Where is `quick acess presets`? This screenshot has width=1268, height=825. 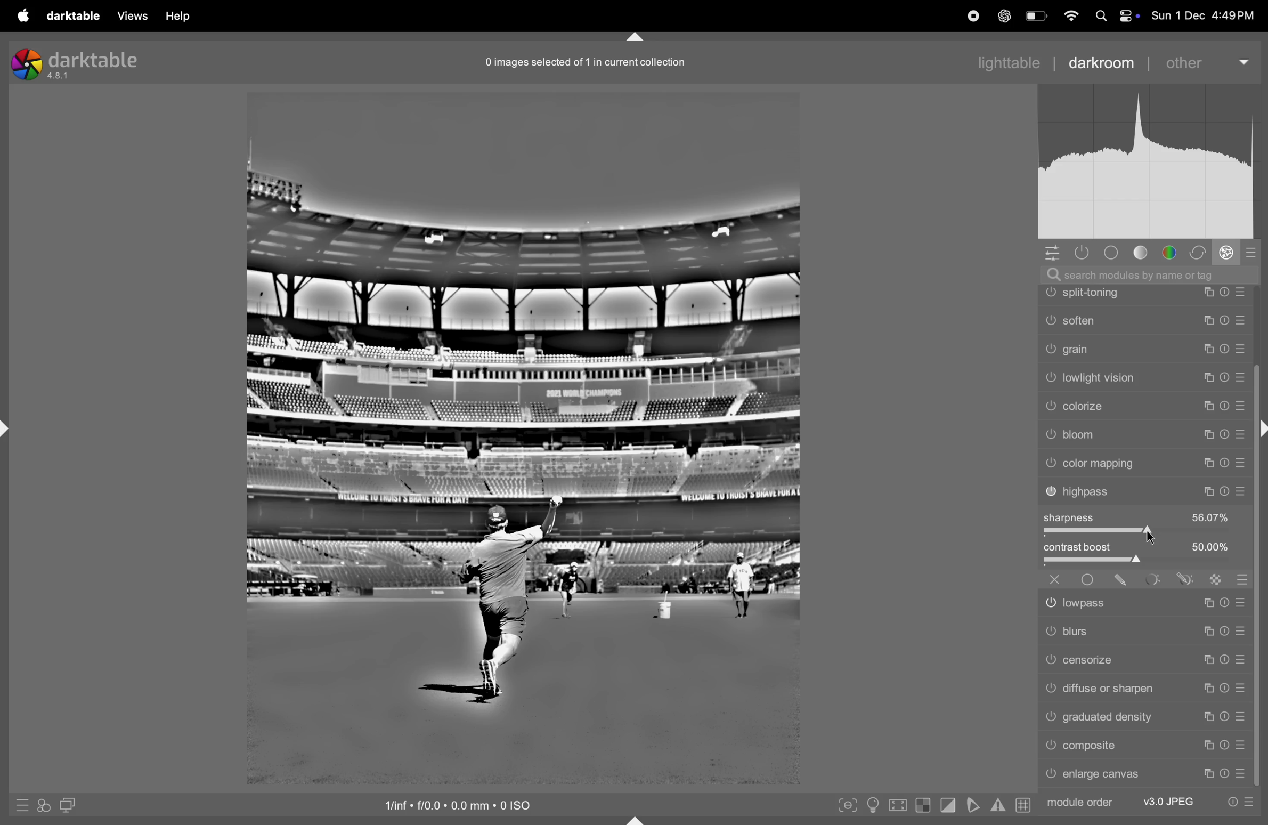 quick acess presets is located at coordinates (18, 806).